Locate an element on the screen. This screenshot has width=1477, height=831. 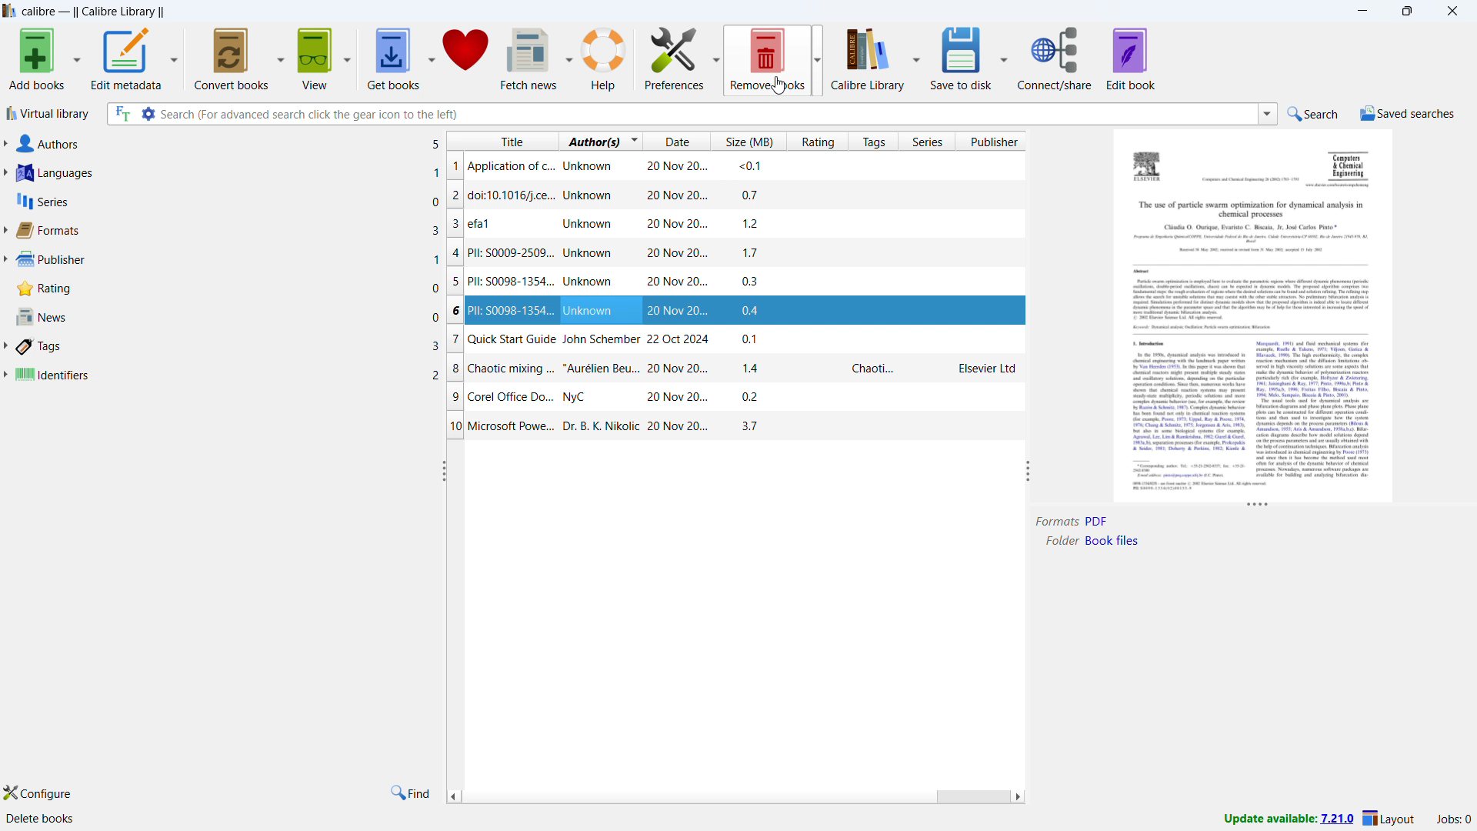
edit metadata options is located at coordinates (175, 55).